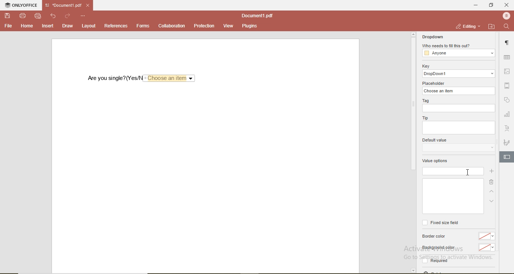  I want to click on dropdown, so click(458, 148).